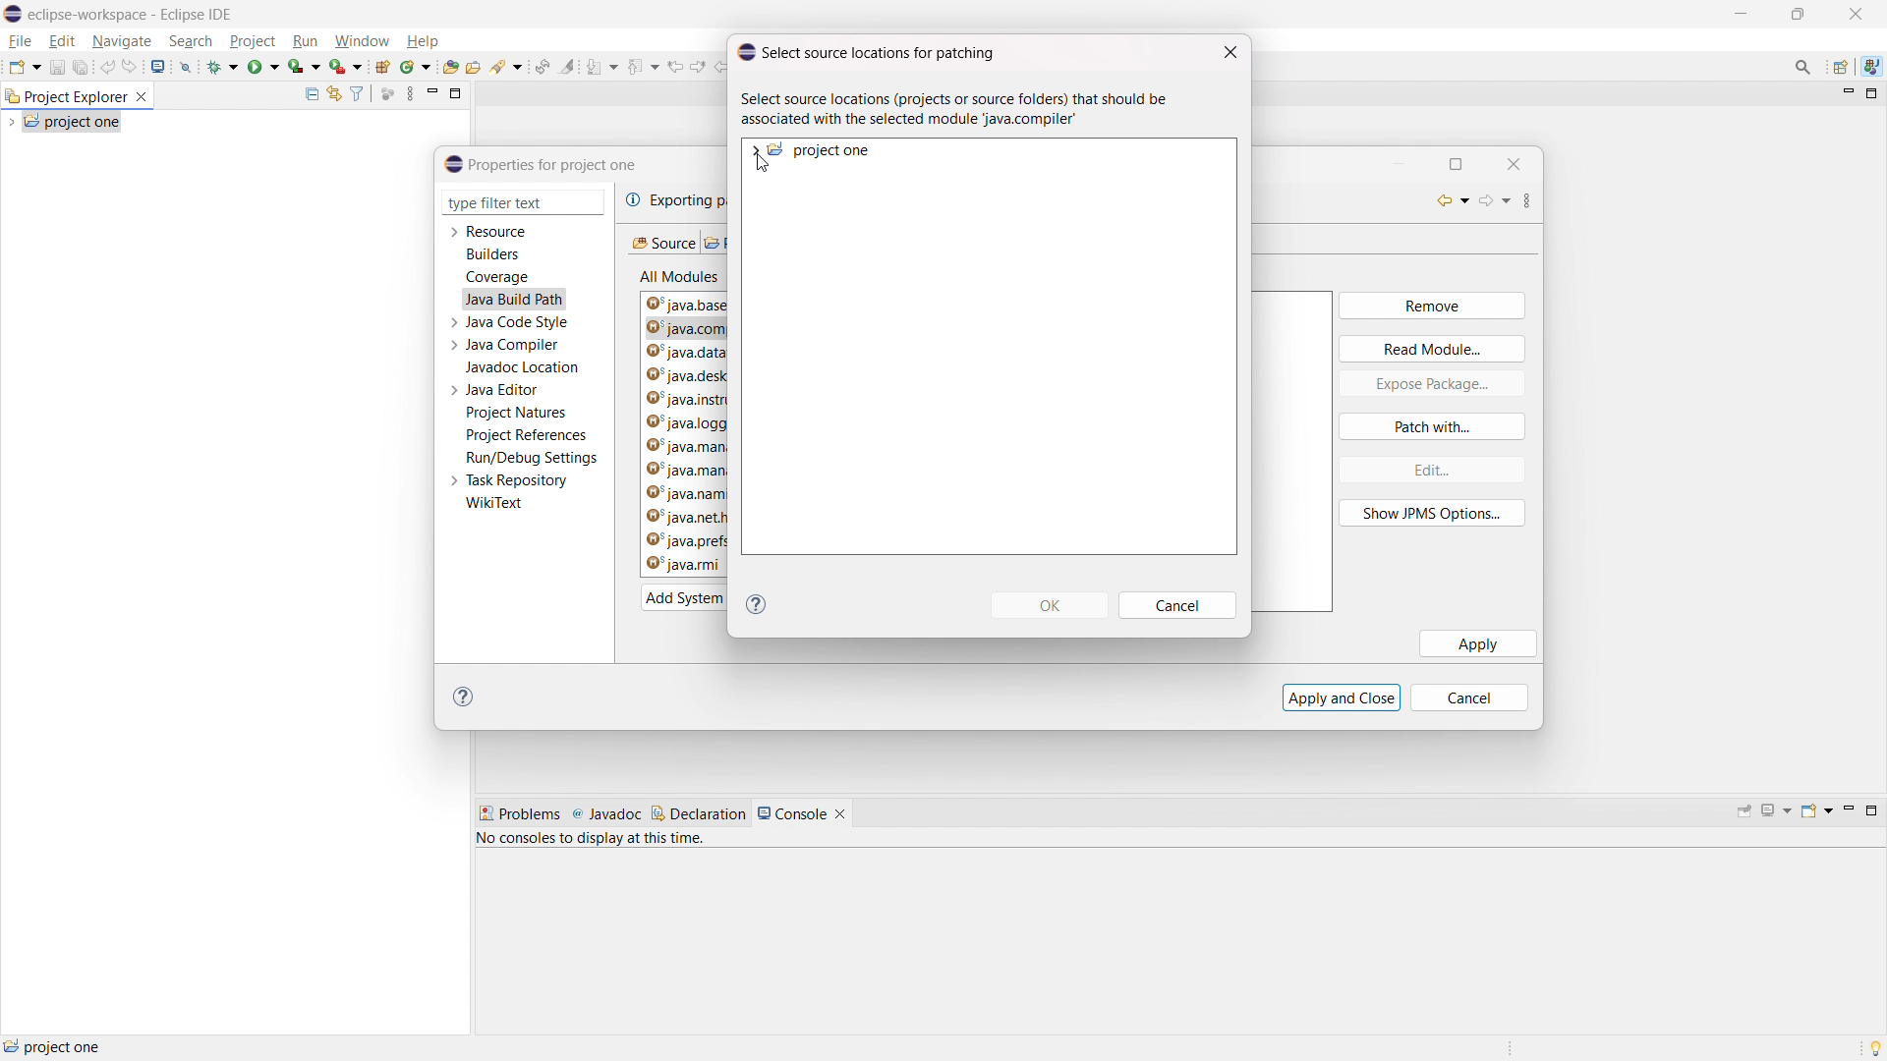 The image size is (1887, 1061). Describe the element at coordinates (517, 413) in the screenshot. I see `project natures` at that location.